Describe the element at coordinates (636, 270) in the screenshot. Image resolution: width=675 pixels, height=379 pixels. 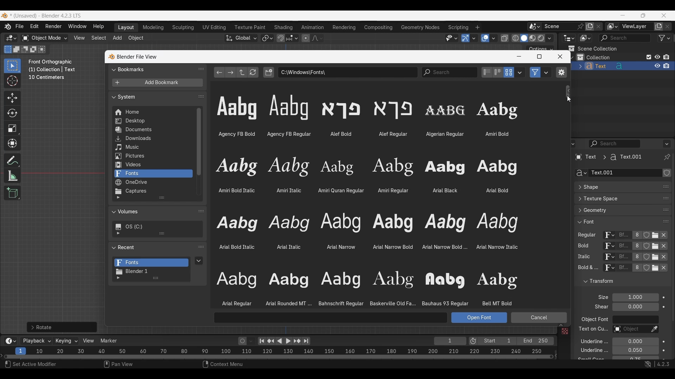
I see `Display number of users` at that location.